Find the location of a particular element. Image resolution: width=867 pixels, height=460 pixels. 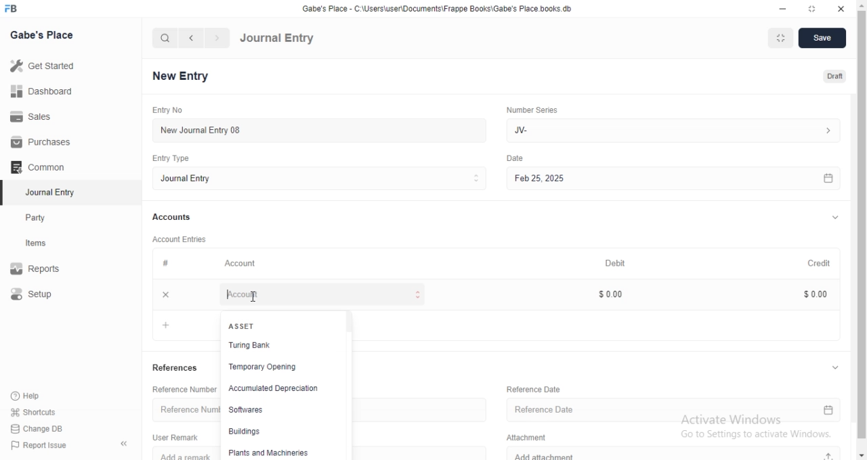

Draft is located at coordinates (833, 75).